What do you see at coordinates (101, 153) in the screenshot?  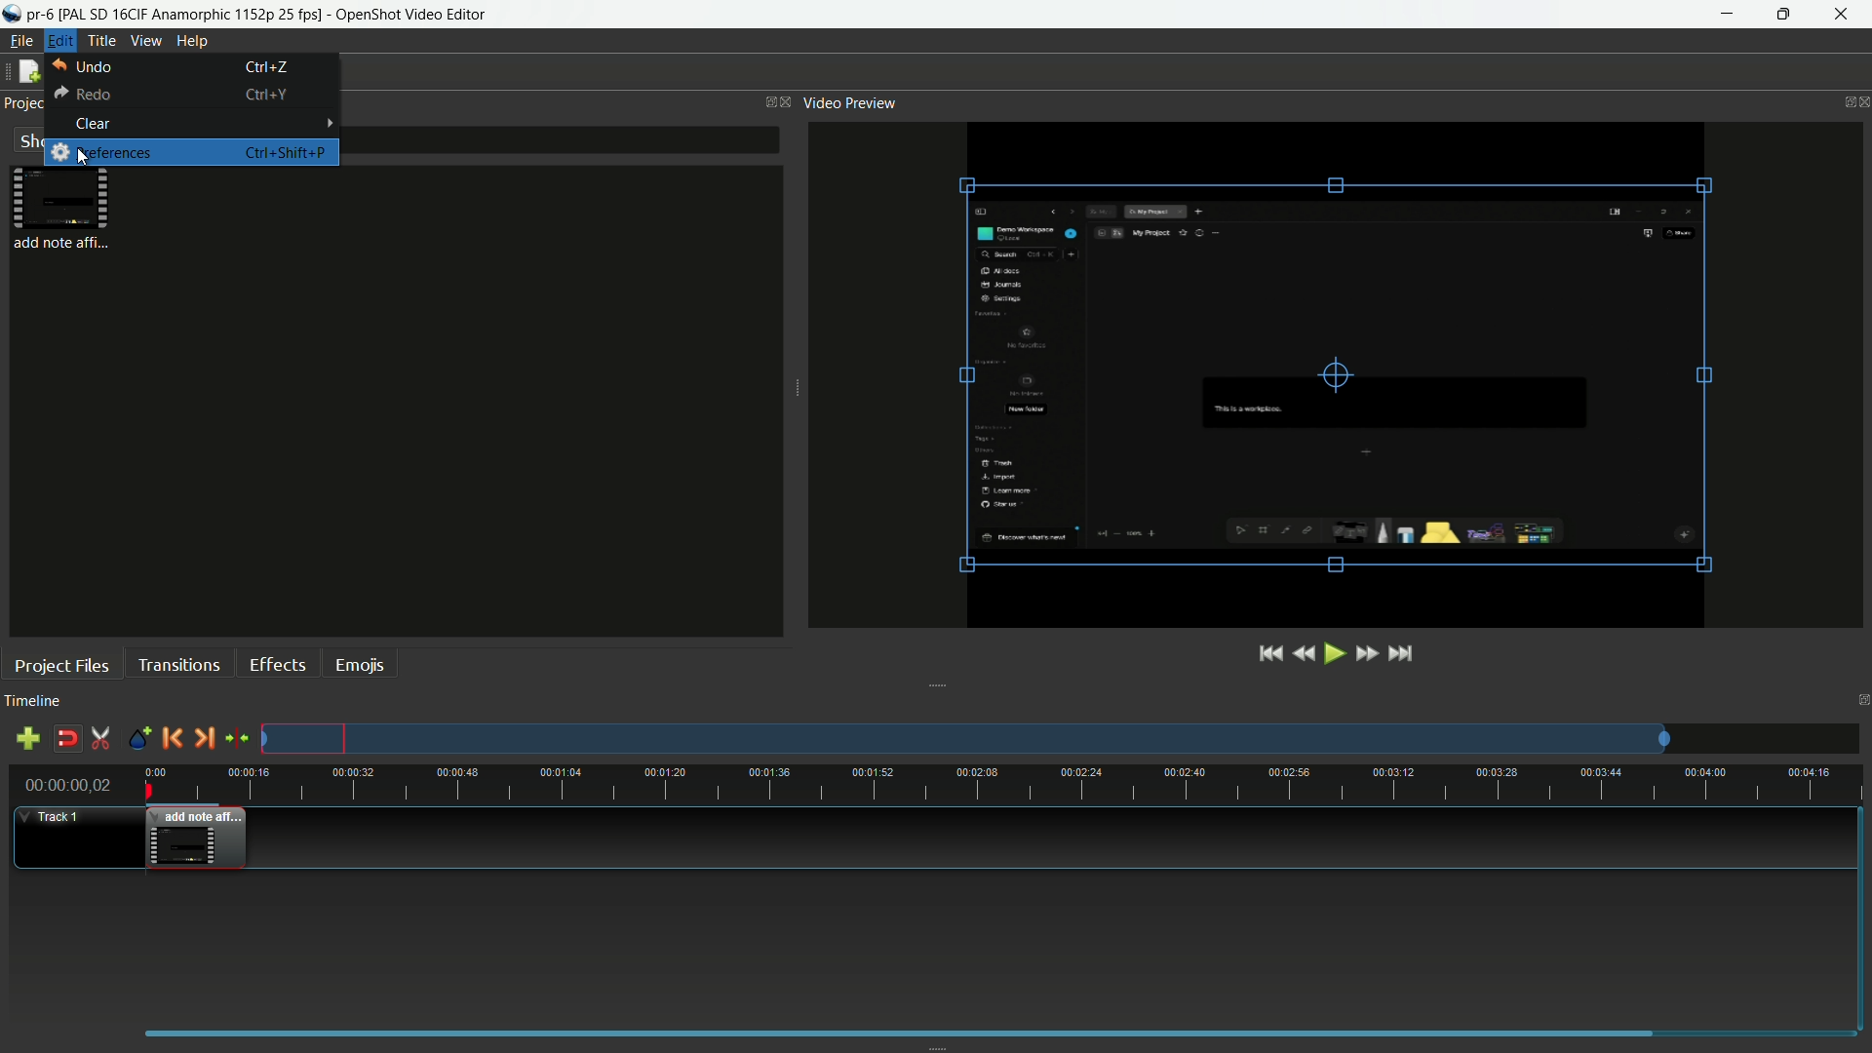 I see `preferences` at bounding box center [101, 153].